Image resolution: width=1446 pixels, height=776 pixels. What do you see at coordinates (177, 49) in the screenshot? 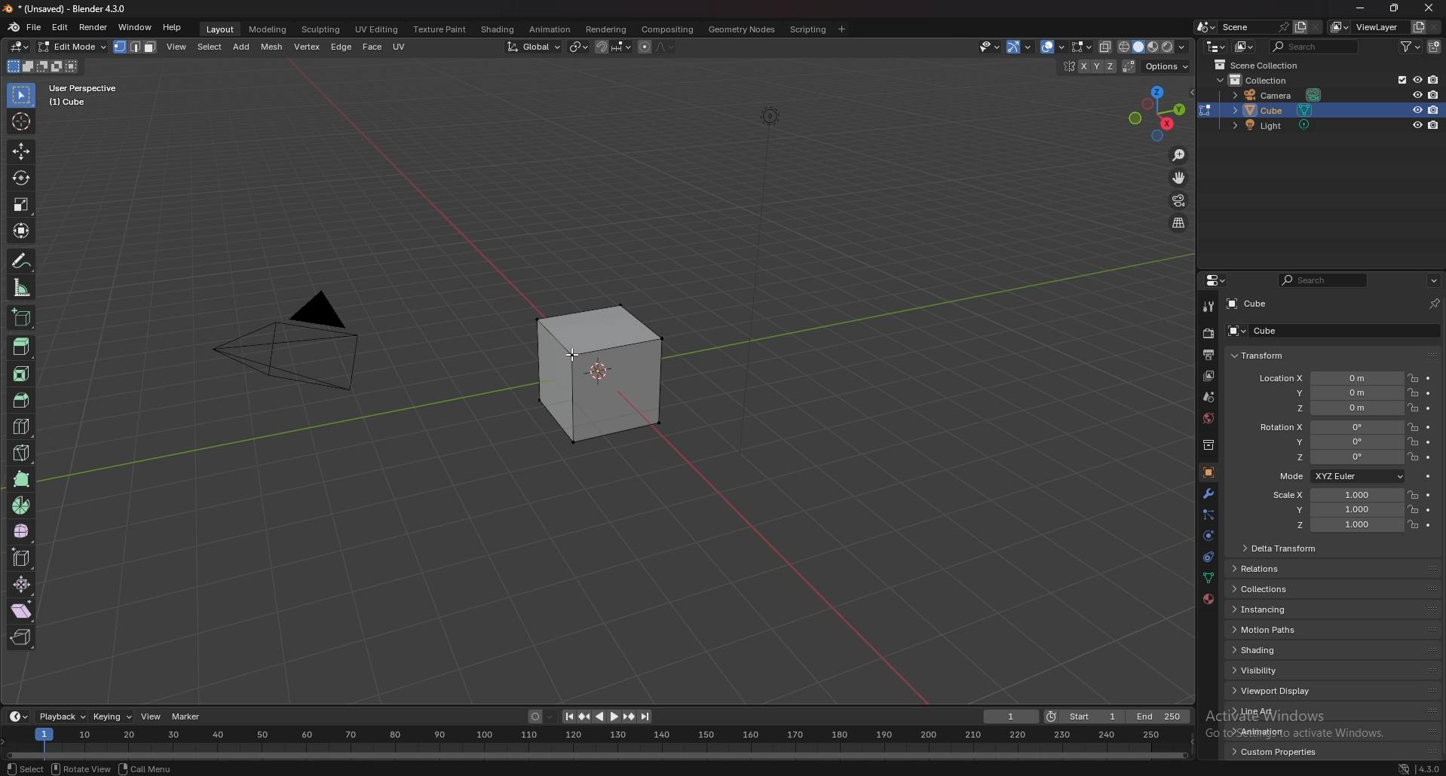
I see `view` at bounding box center [177, 49].